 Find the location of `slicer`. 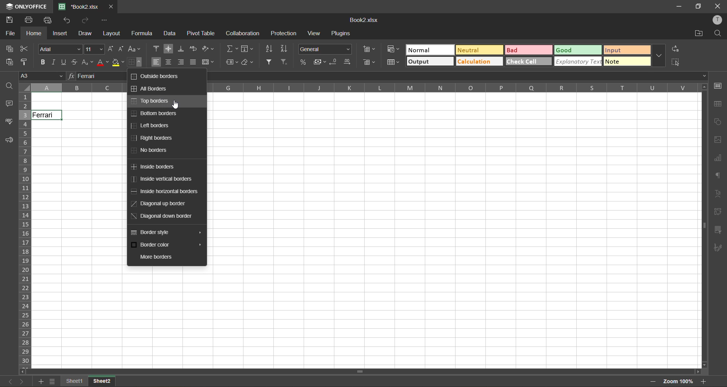

slicer is located at coordinates (718, 229).